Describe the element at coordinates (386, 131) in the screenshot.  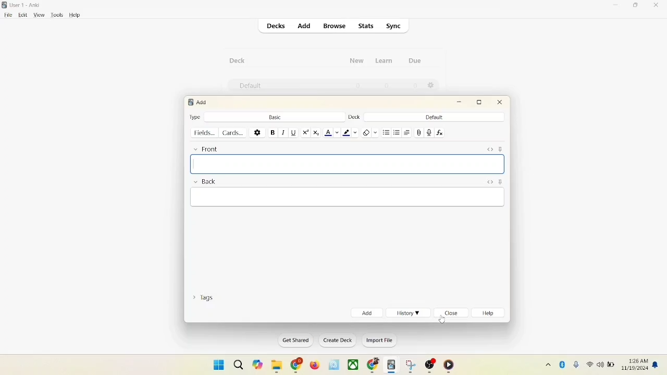
I see `unordered list` at that location.